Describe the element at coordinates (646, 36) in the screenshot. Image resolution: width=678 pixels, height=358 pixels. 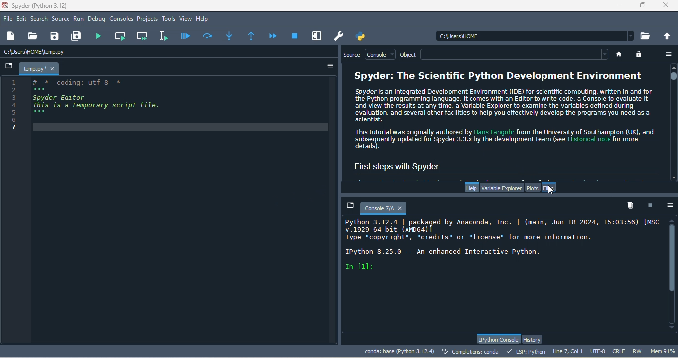
I see `browse` at that location.